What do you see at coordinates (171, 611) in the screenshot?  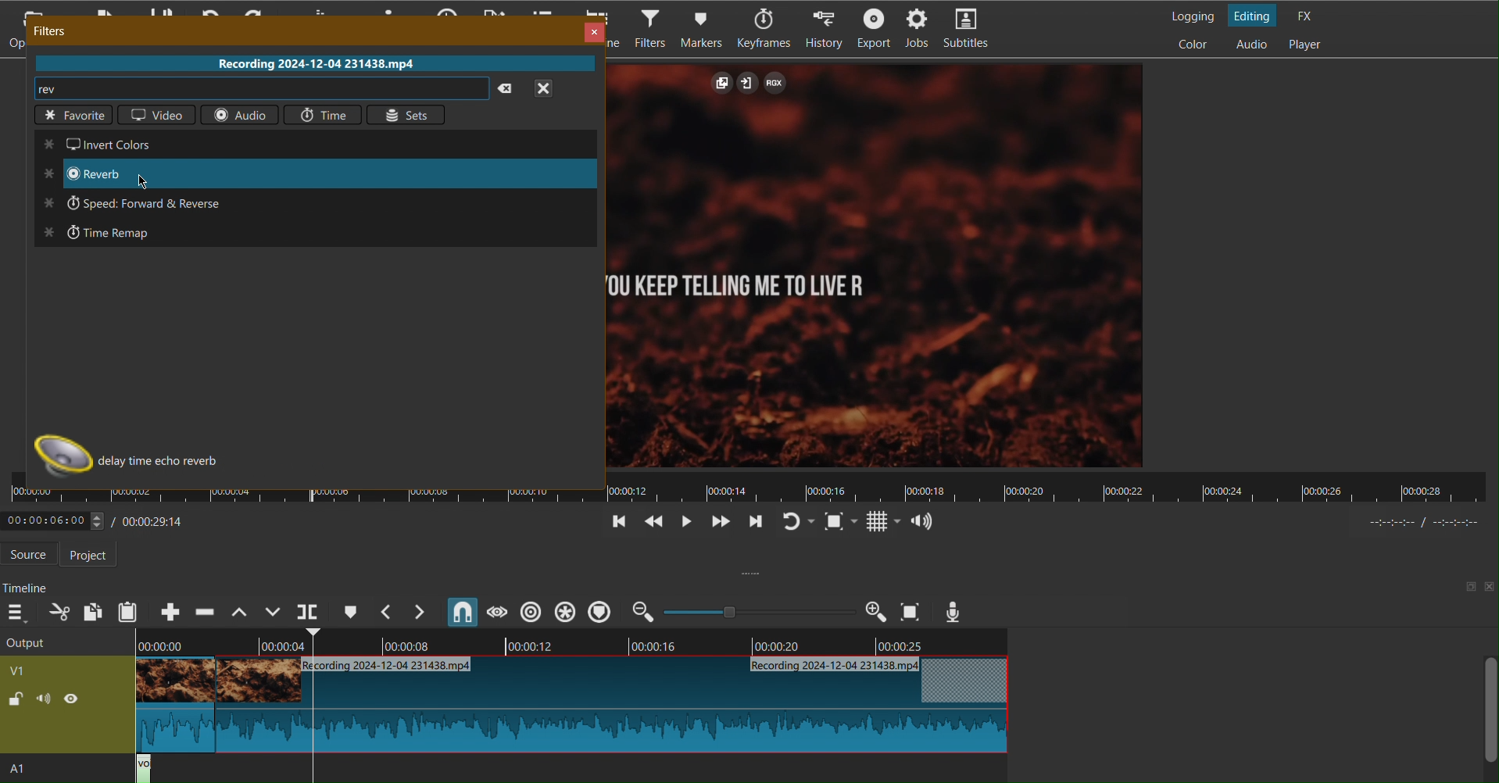 I see `Append` at bounding box center [171, 611].